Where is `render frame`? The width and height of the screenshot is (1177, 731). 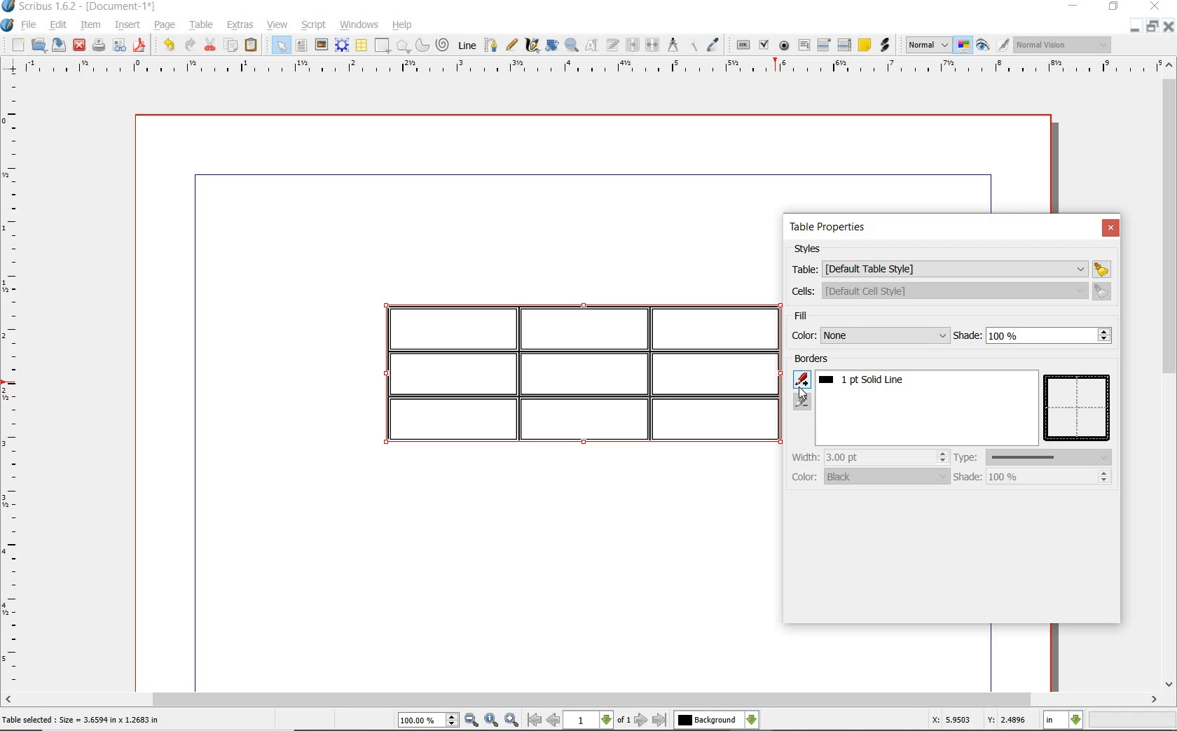 render frame is located at coordinates (342, 46).